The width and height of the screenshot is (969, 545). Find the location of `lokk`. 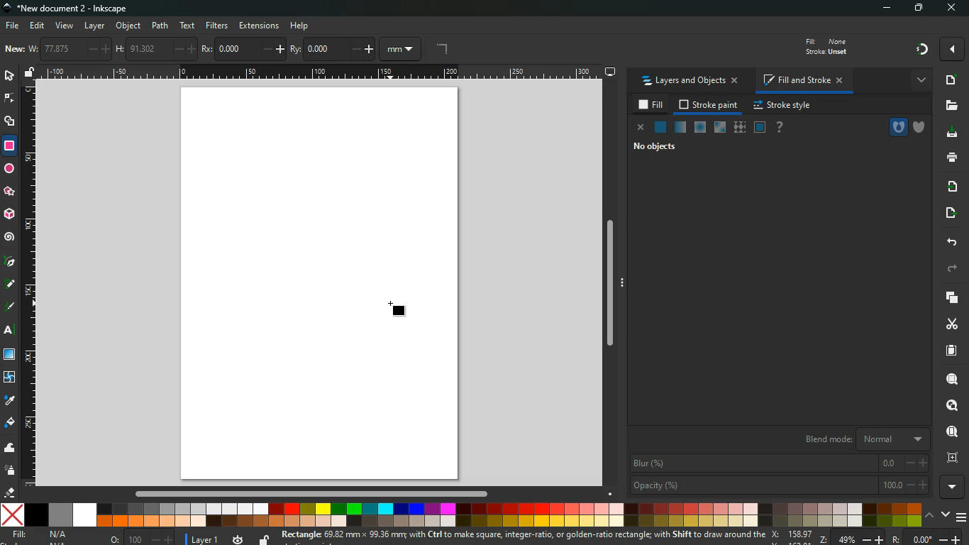

lokk is located at coordinates (951, 404).